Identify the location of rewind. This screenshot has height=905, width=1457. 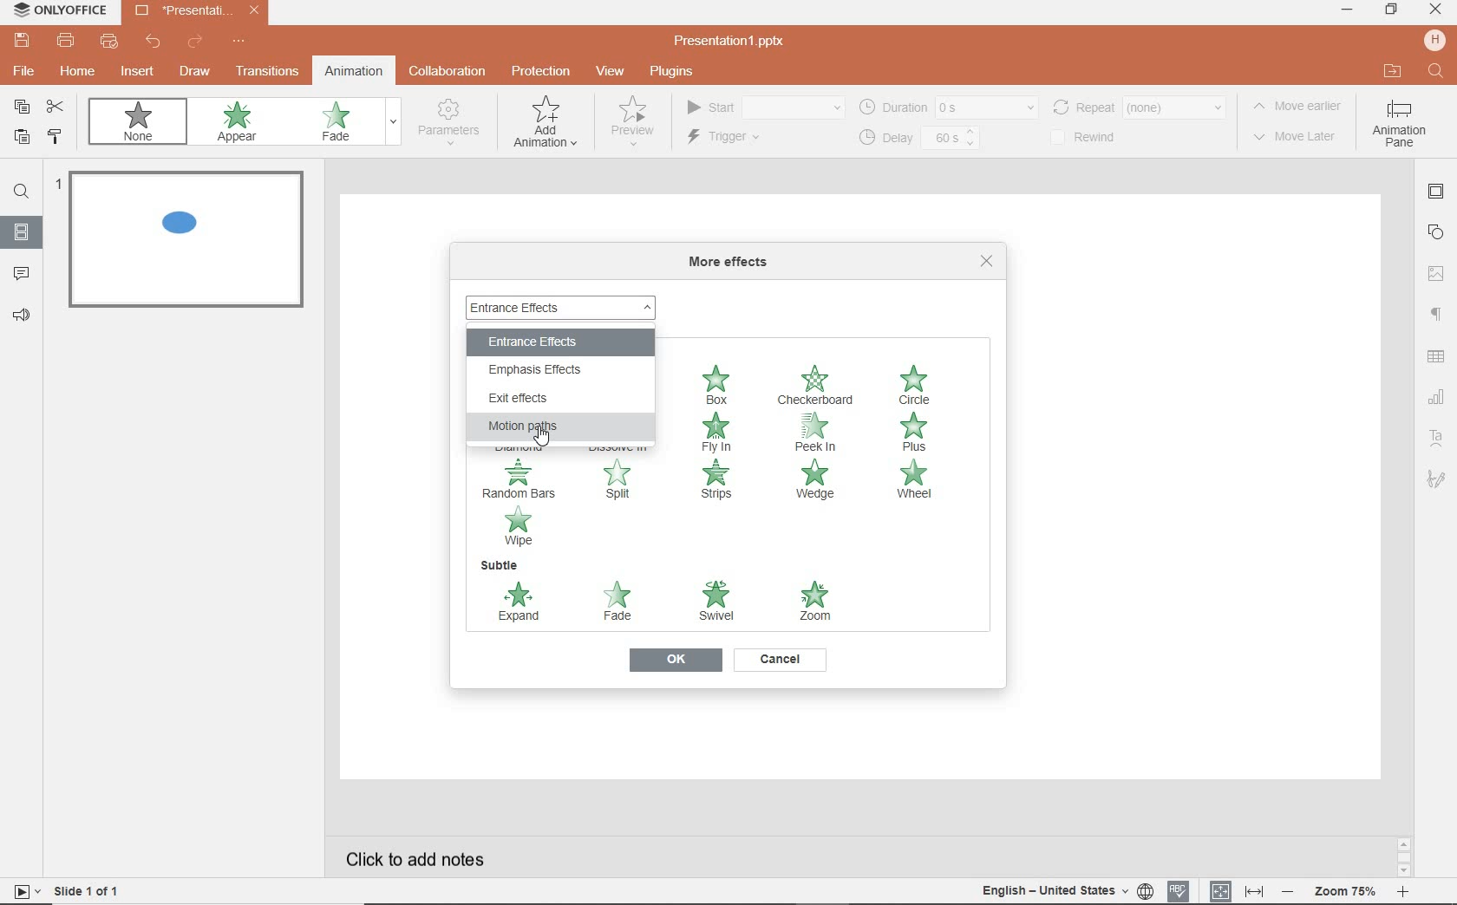
(1094, 138).